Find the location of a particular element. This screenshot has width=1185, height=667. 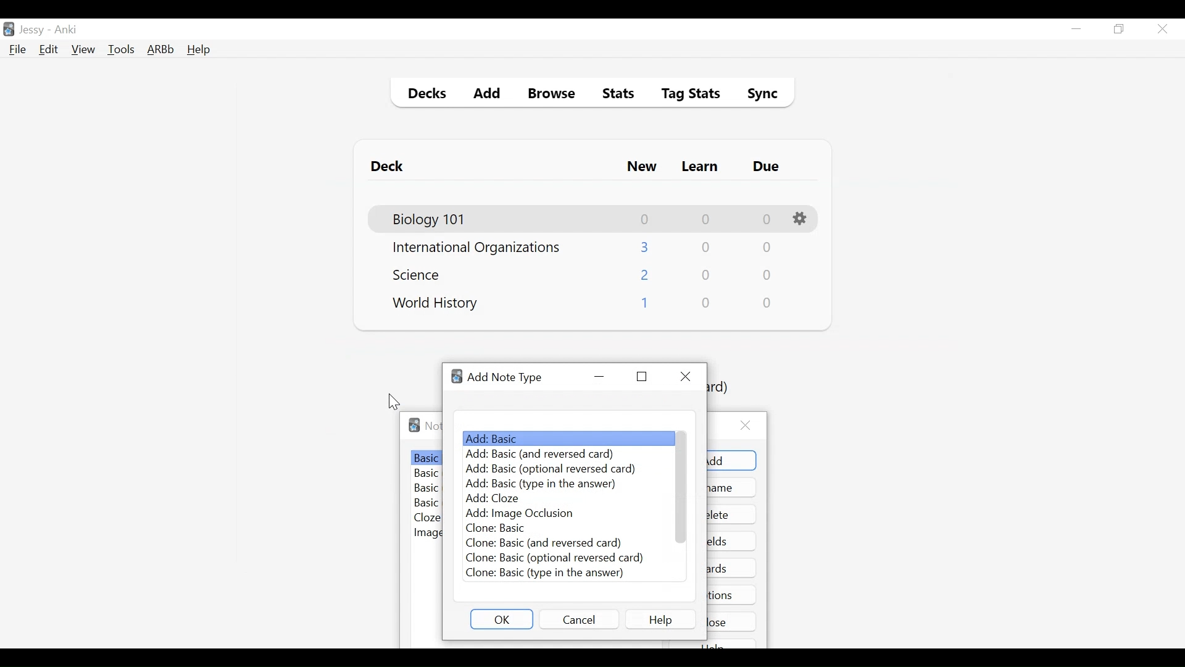

Add Basic (type in the answer) is located at coordinates (543, 484).